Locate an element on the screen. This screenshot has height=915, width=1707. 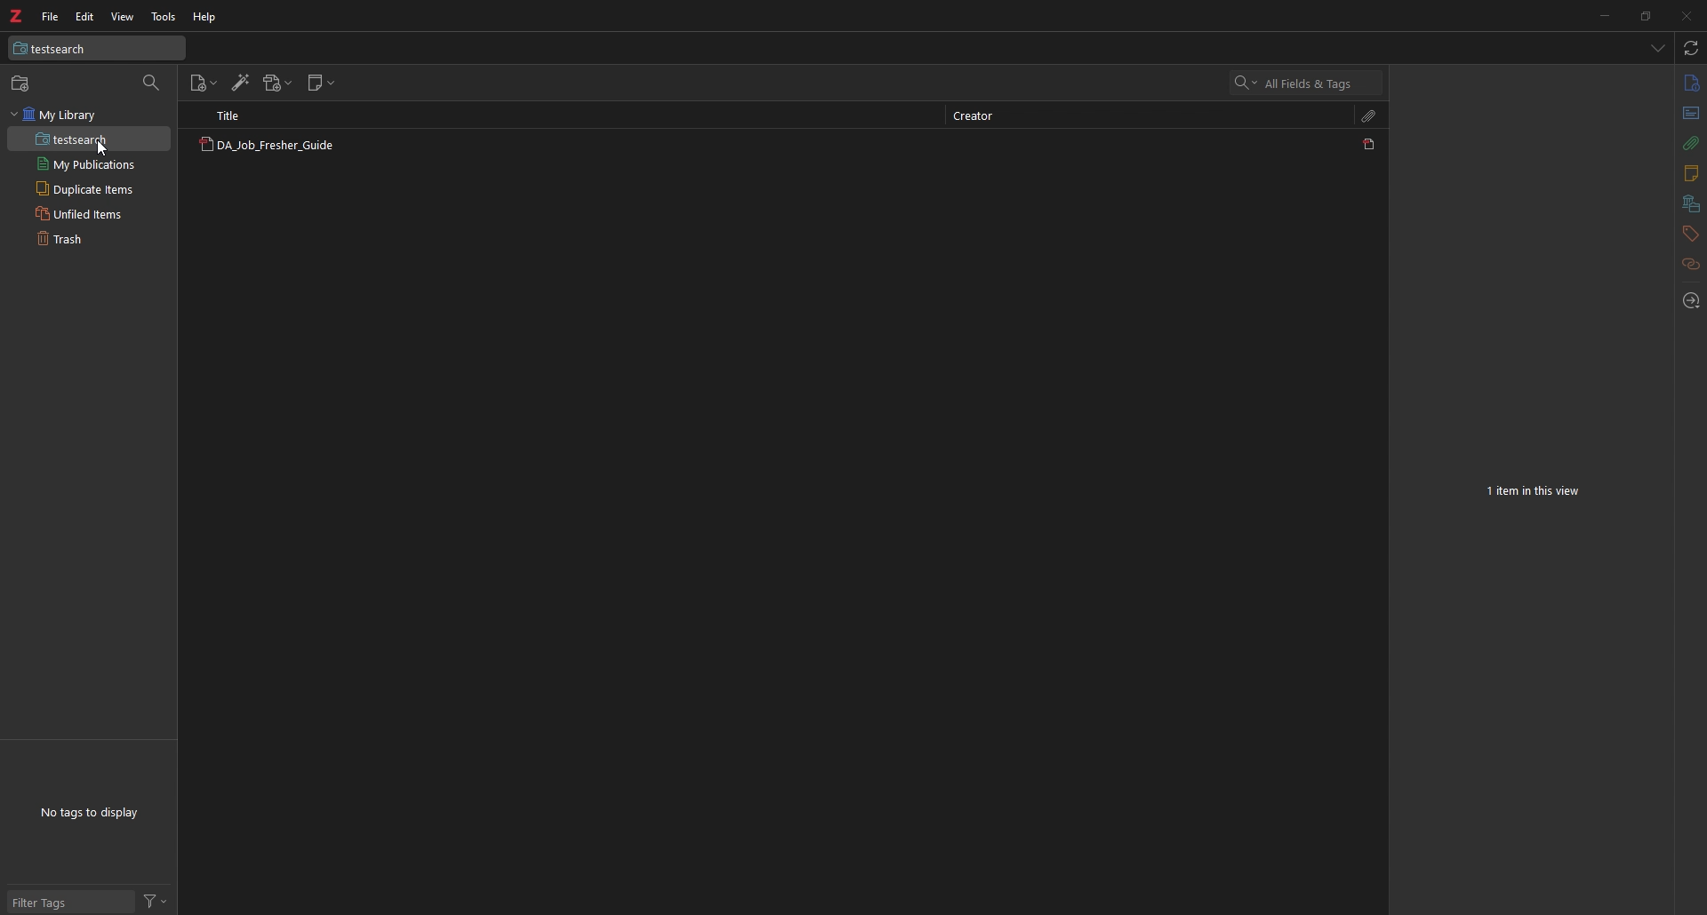
locate is located at coordinates (1689, 302).